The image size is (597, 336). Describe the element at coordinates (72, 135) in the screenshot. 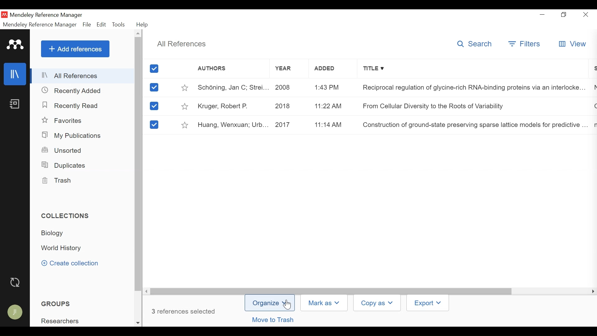

I see `My Publications` at that location.